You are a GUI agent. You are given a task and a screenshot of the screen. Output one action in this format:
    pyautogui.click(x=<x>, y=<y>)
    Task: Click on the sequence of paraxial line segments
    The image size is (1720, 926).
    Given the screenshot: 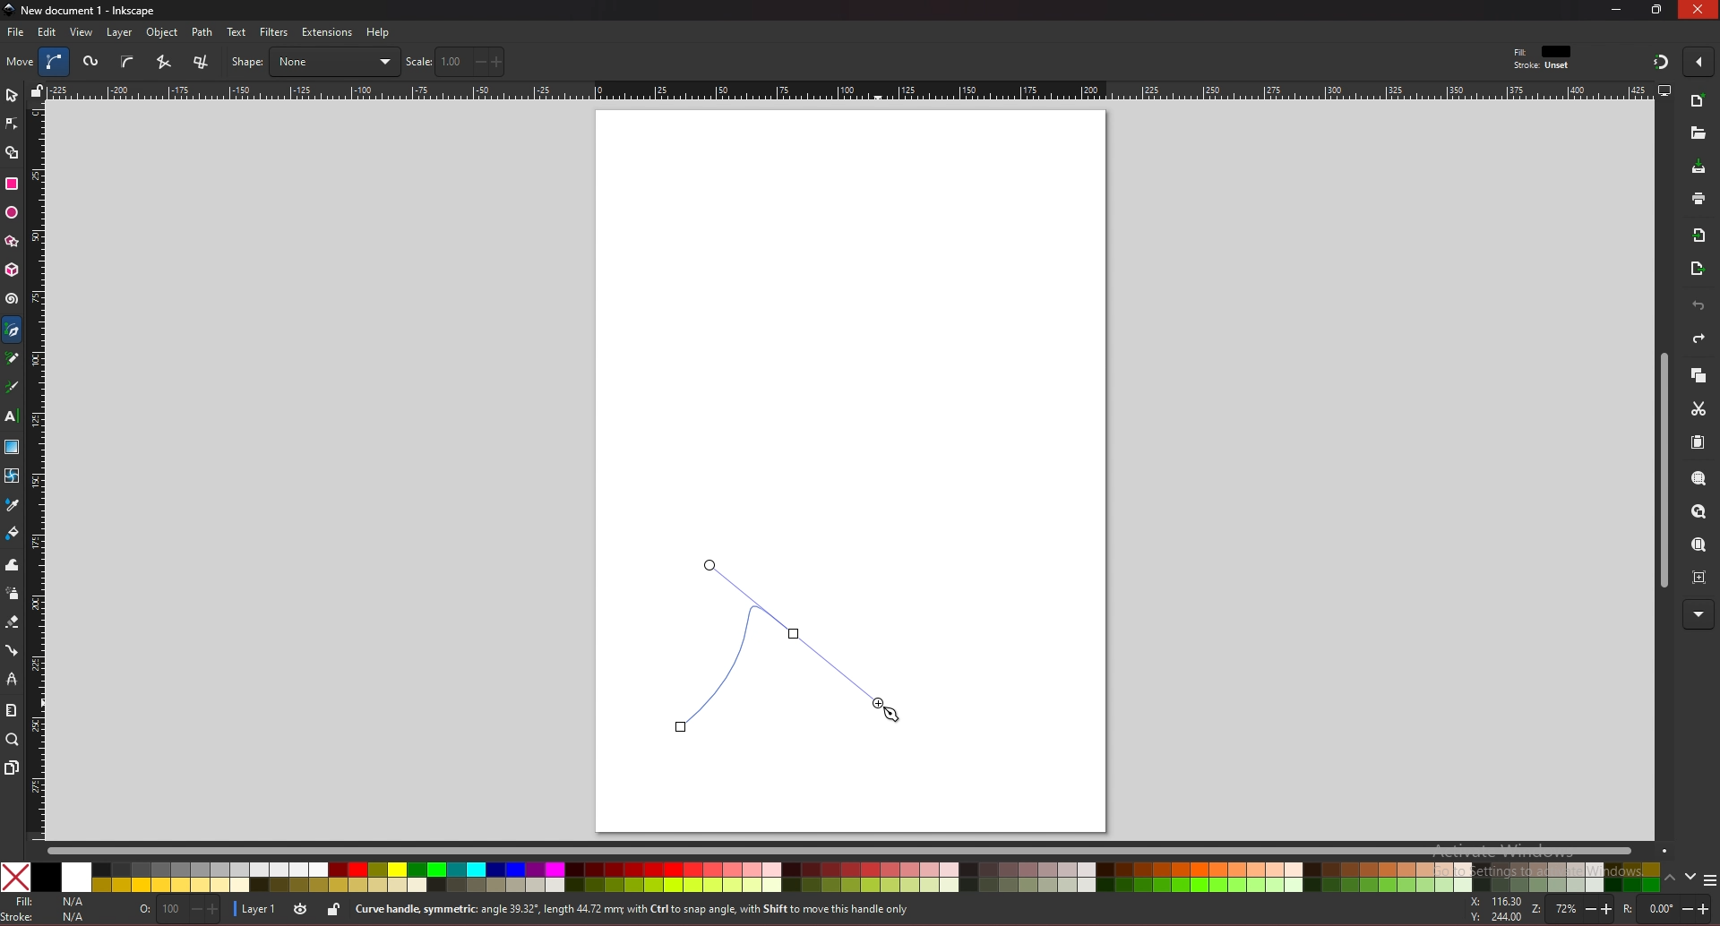 What is the action you would take?
    pyautogui.click(x=203, y=63)
    